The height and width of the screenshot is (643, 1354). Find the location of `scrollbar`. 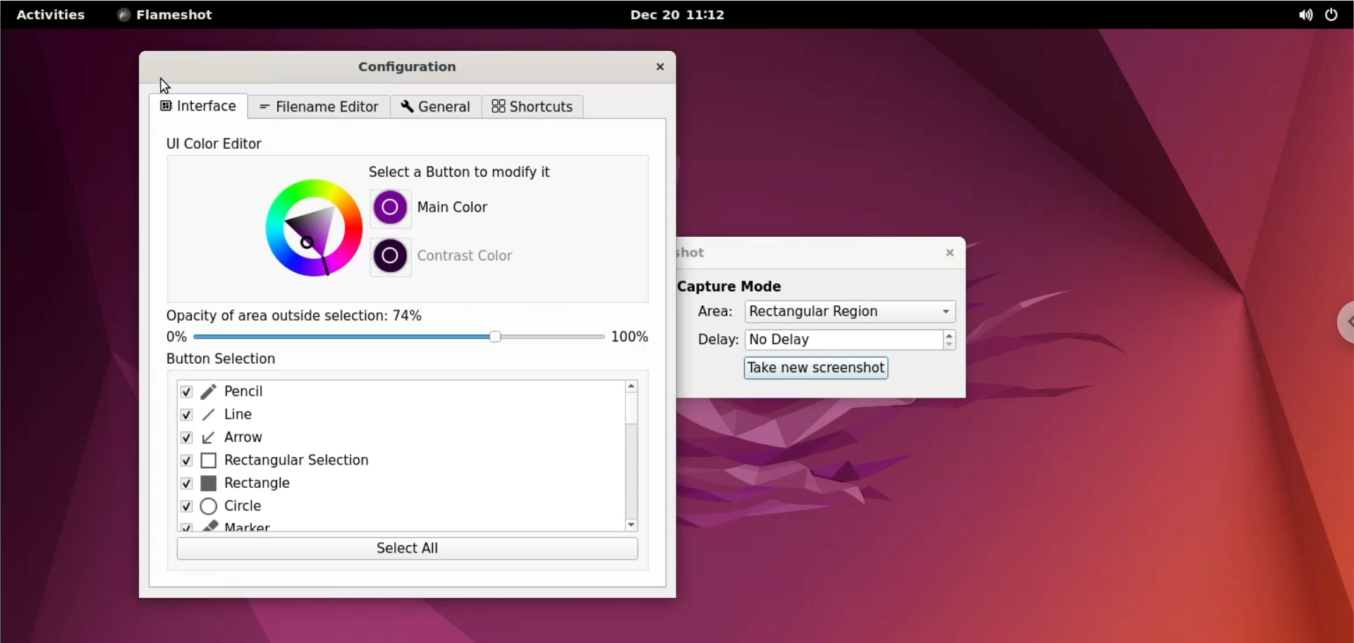

scrollbar is located at coordinates (630, 455).